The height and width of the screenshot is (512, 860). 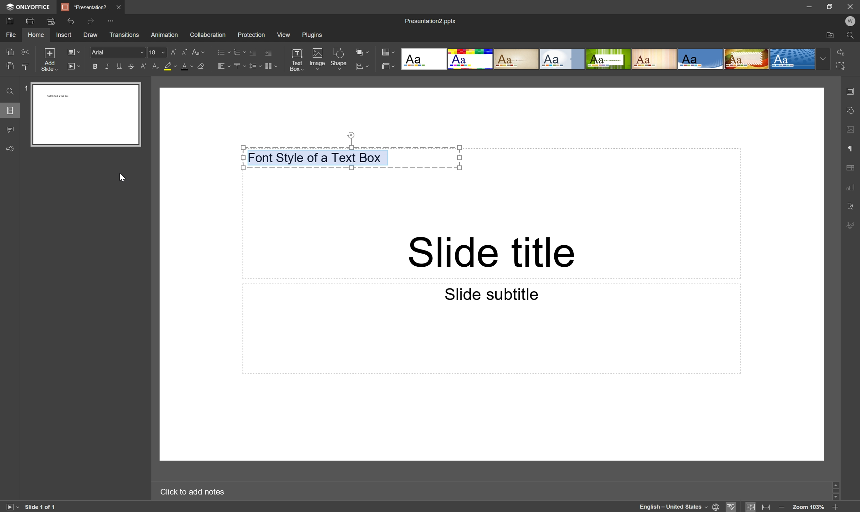 What do you see at coordinates (30, 20) in the screenshot?
I see `Print file` at bounding box center [30, 20].